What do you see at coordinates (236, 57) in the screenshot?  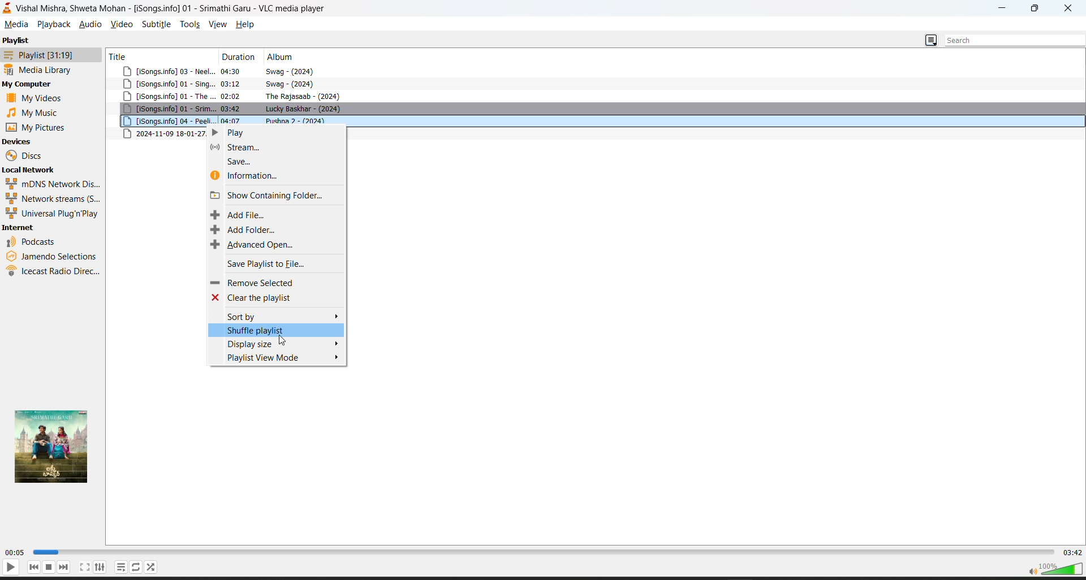 I see `duration` at bounding box center [236, 57].